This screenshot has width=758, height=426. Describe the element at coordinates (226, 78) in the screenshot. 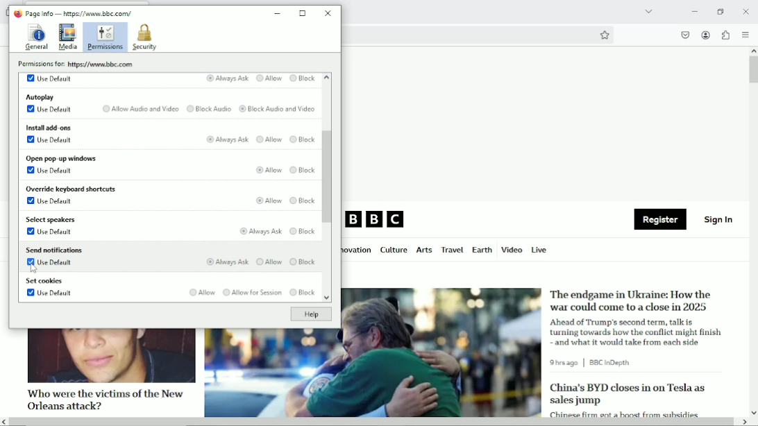

I see `Always ask` at that location.